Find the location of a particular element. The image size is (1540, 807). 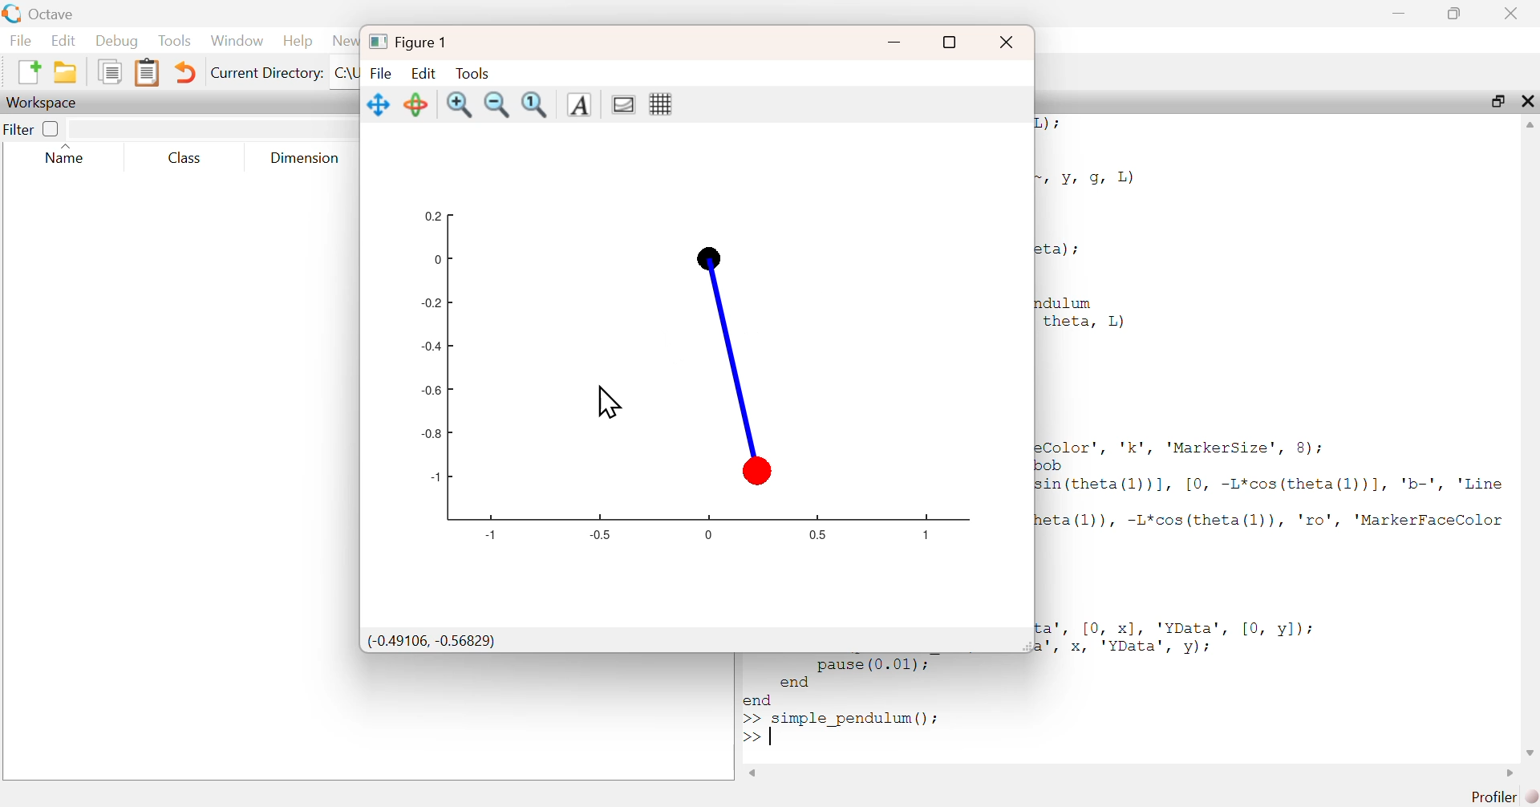

Cursor is located at coordinates (610, 404).